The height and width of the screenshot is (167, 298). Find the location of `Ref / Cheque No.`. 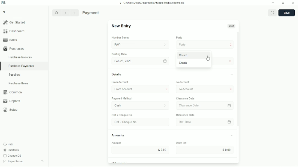

Ref / Cheque No. is located at coordinates (123, 115).